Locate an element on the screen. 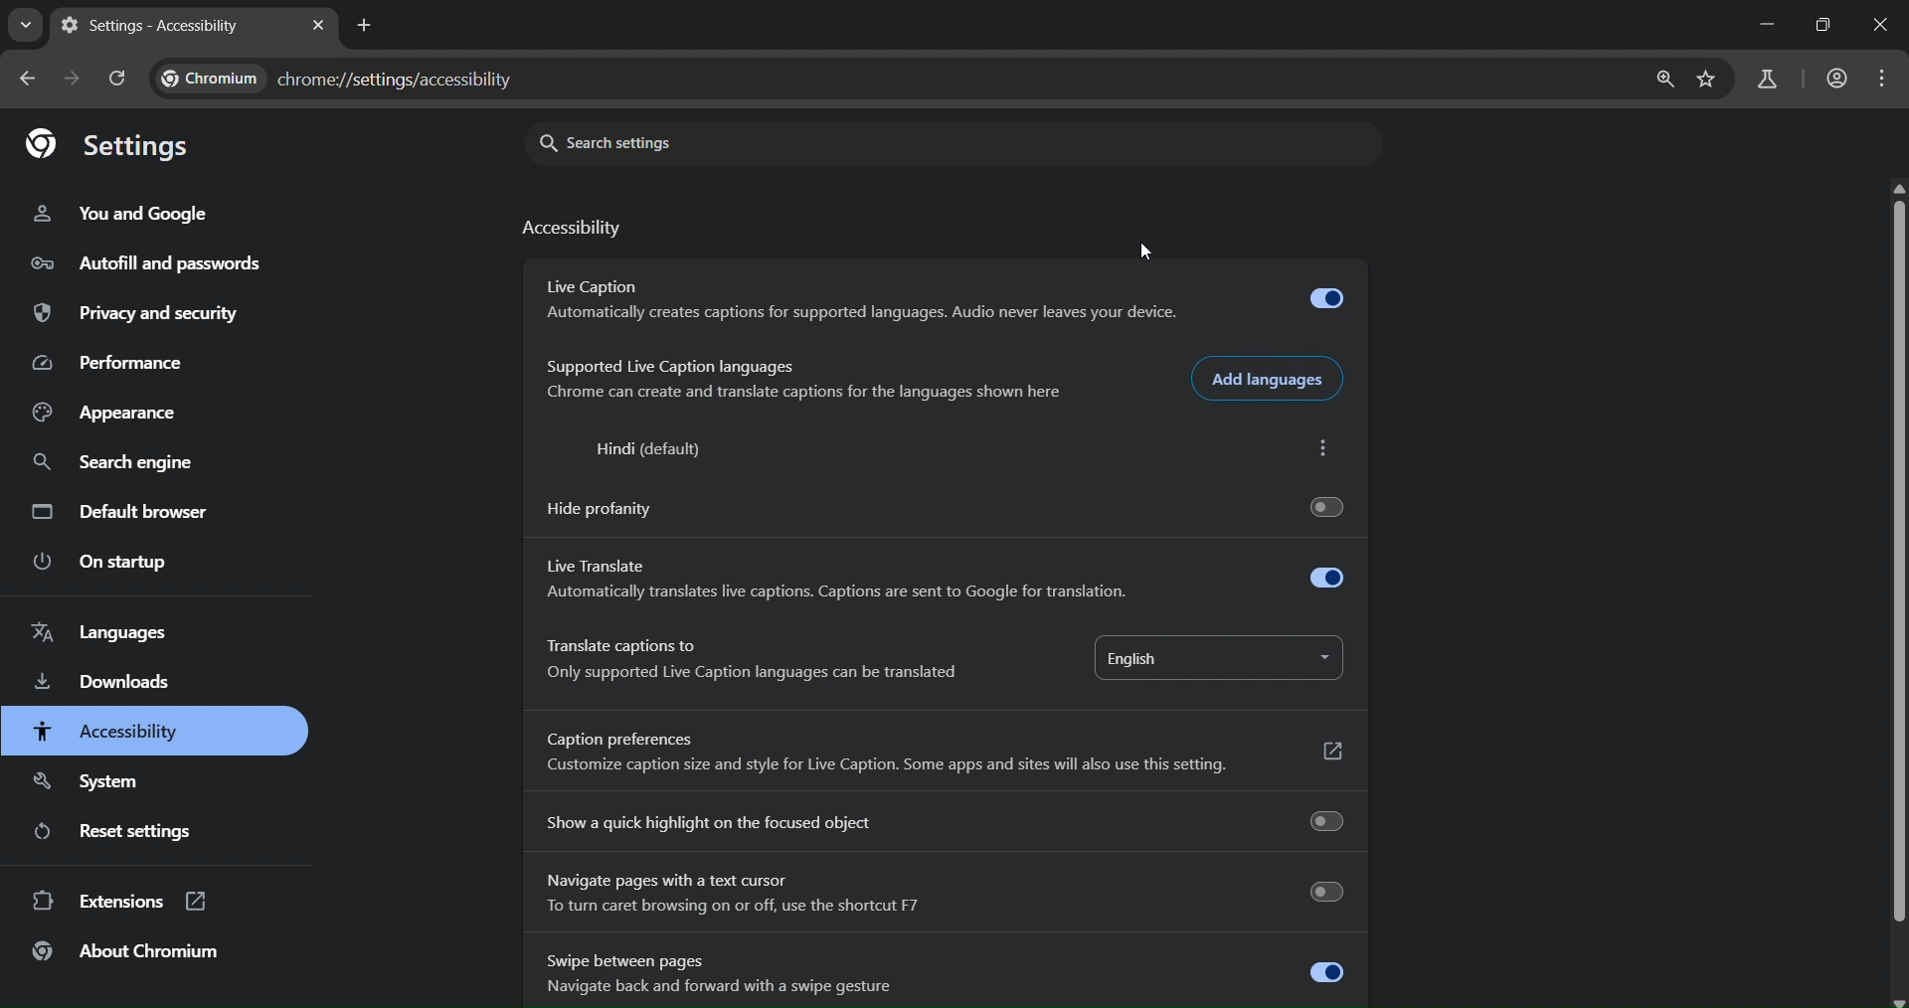  accessibility is located at coordinates (581, 231).